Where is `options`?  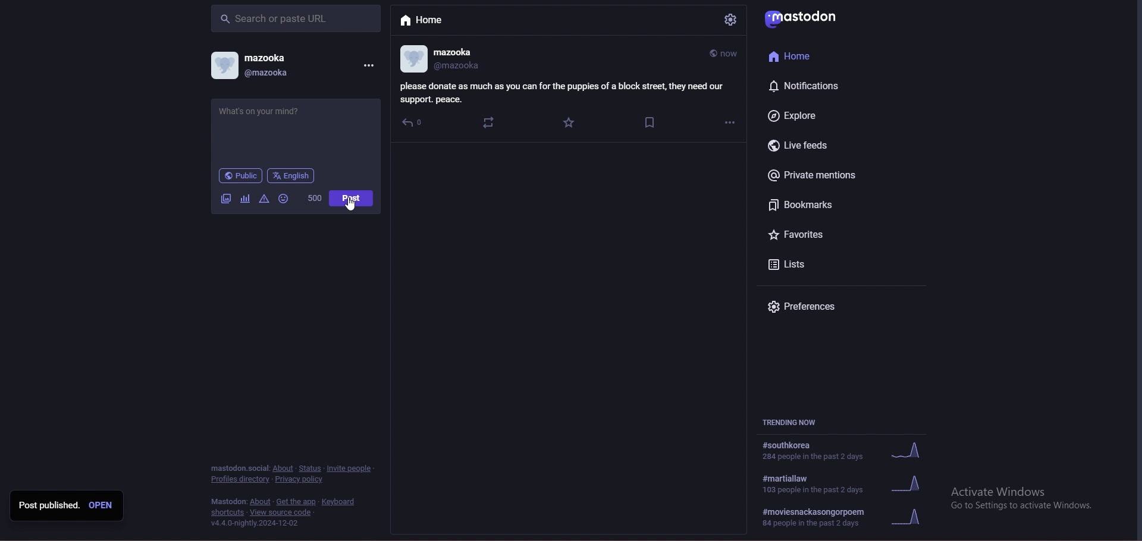 options is located at coordinates (725, 122).